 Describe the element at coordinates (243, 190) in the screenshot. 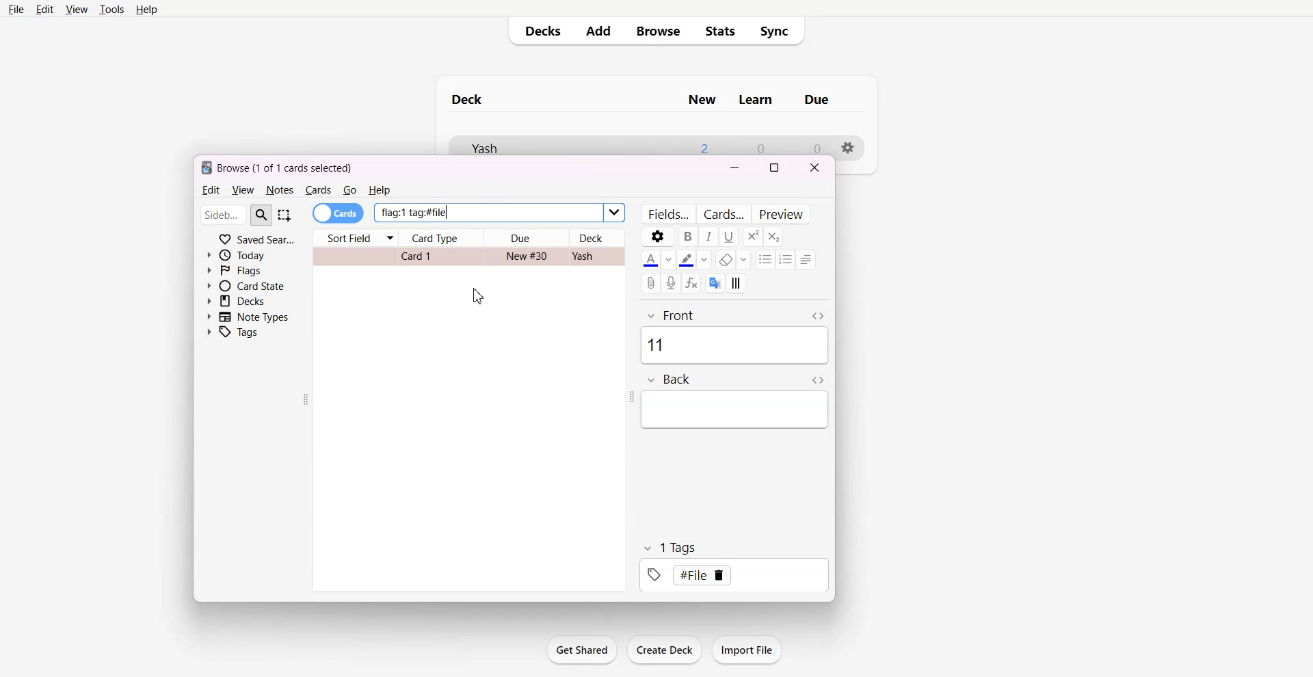

I see `View` at that location.